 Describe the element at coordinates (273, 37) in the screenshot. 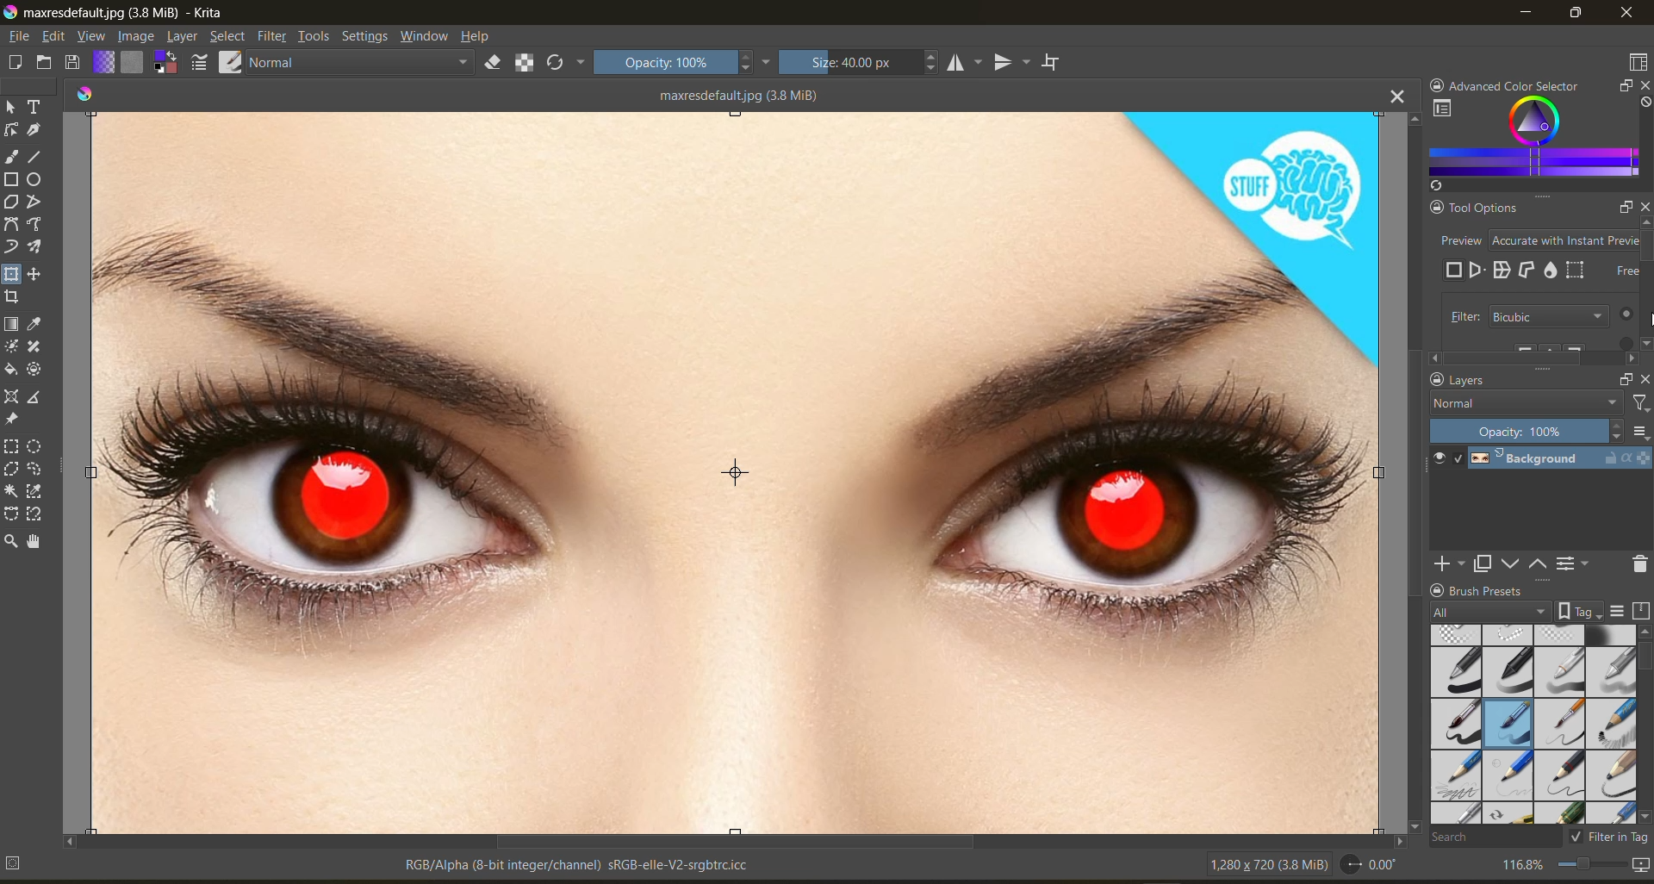

I see `filters` at that location.